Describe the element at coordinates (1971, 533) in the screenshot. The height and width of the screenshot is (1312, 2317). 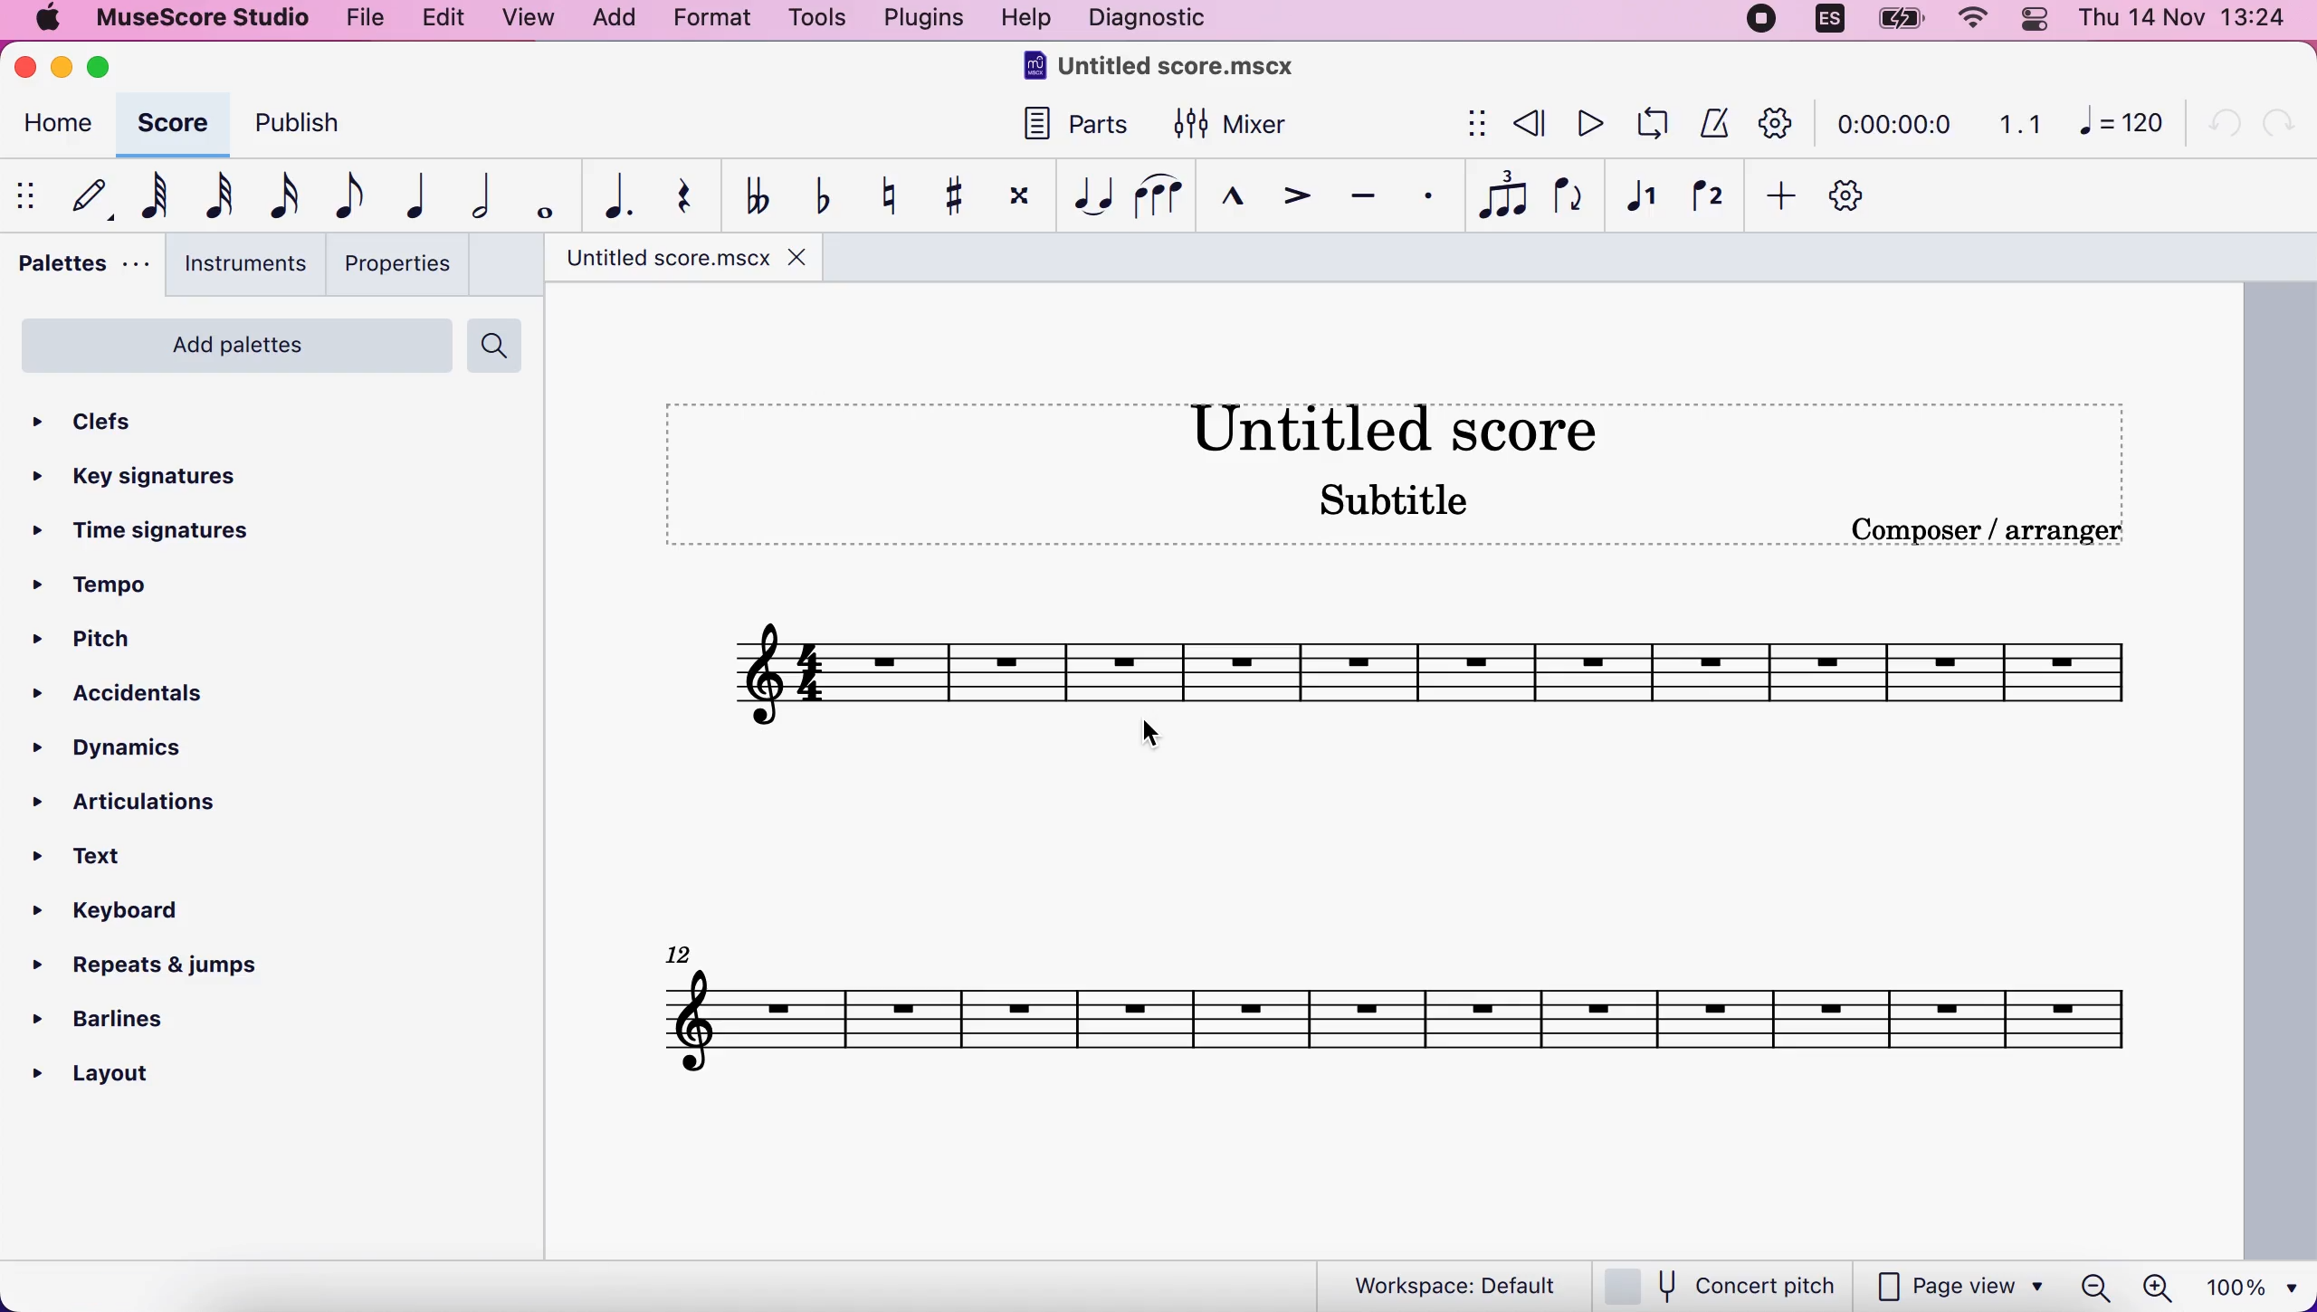
I see `composer/arranger` at that location.